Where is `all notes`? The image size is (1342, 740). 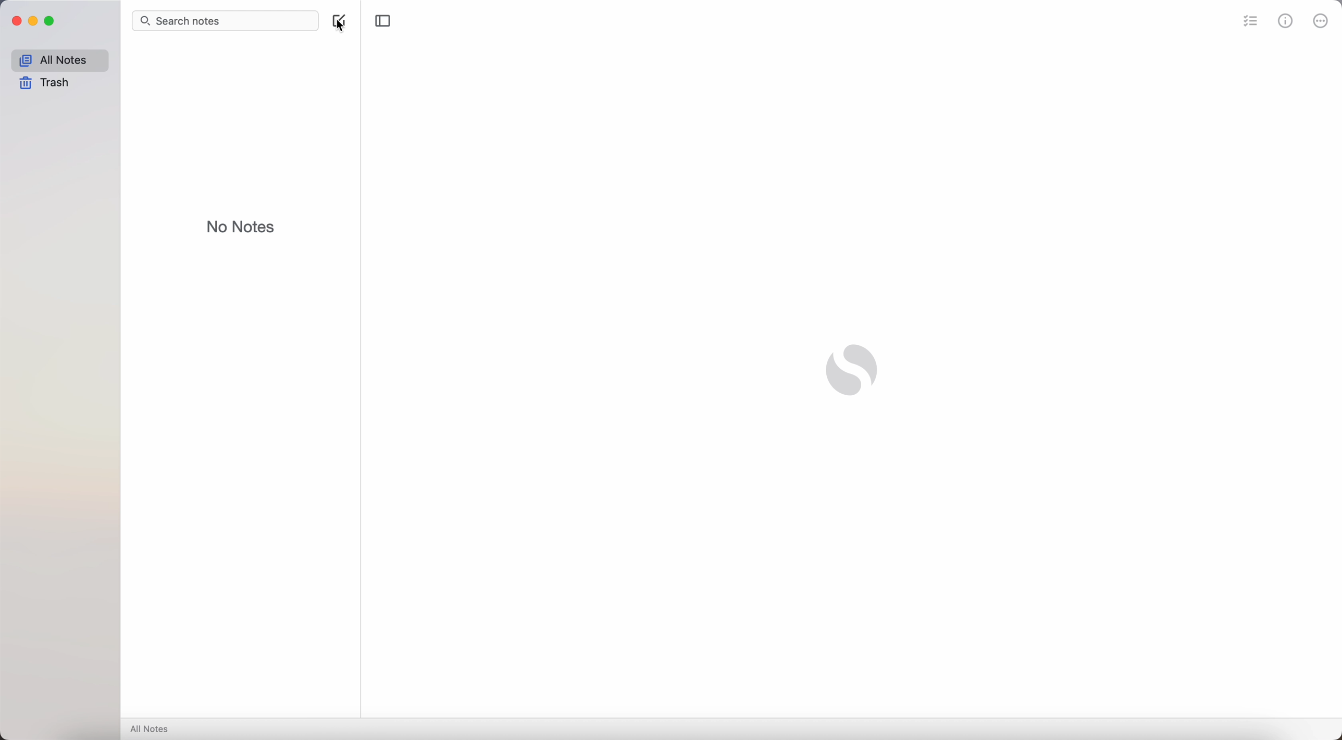
all notes is located at coordinates (61, 59).